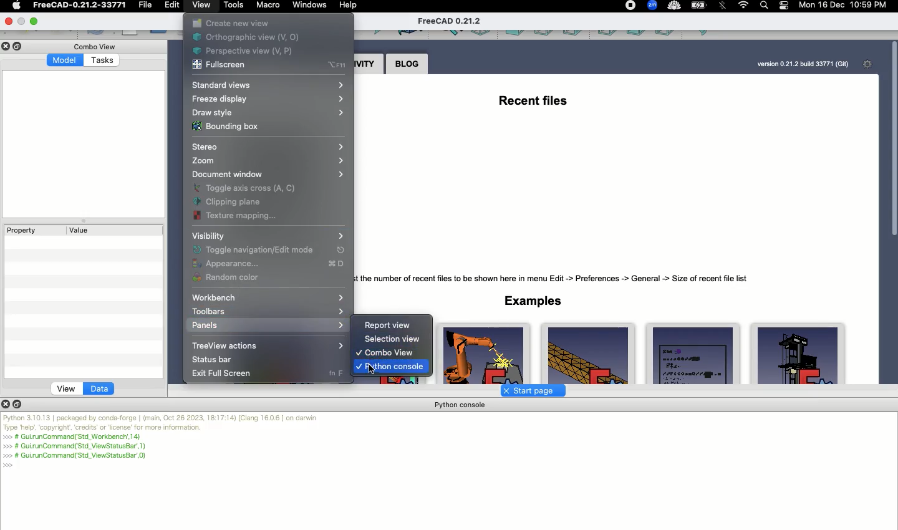 The width and height of the screenshot is (898, 530). Describe the element at coordinates (22, 230) in the screenshot. I see `Property` at that location.